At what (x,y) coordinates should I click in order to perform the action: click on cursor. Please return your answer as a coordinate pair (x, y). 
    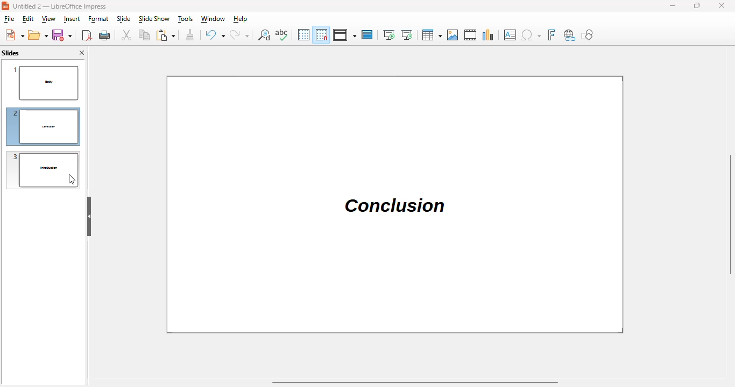
    Looking at the image, I should click on (72, 180).